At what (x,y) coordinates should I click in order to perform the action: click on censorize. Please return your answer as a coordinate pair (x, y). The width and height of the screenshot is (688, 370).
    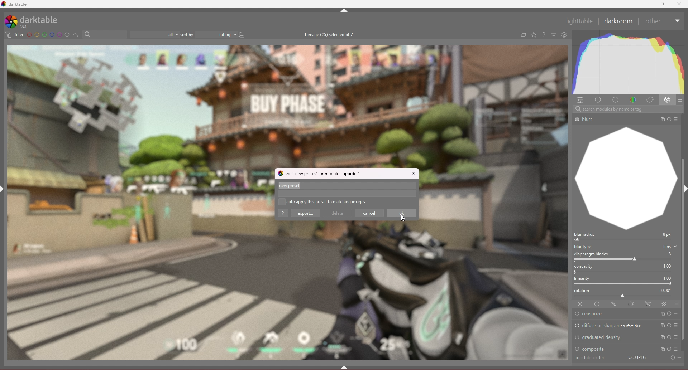
    Looking at the image, I should click on (595, 314).